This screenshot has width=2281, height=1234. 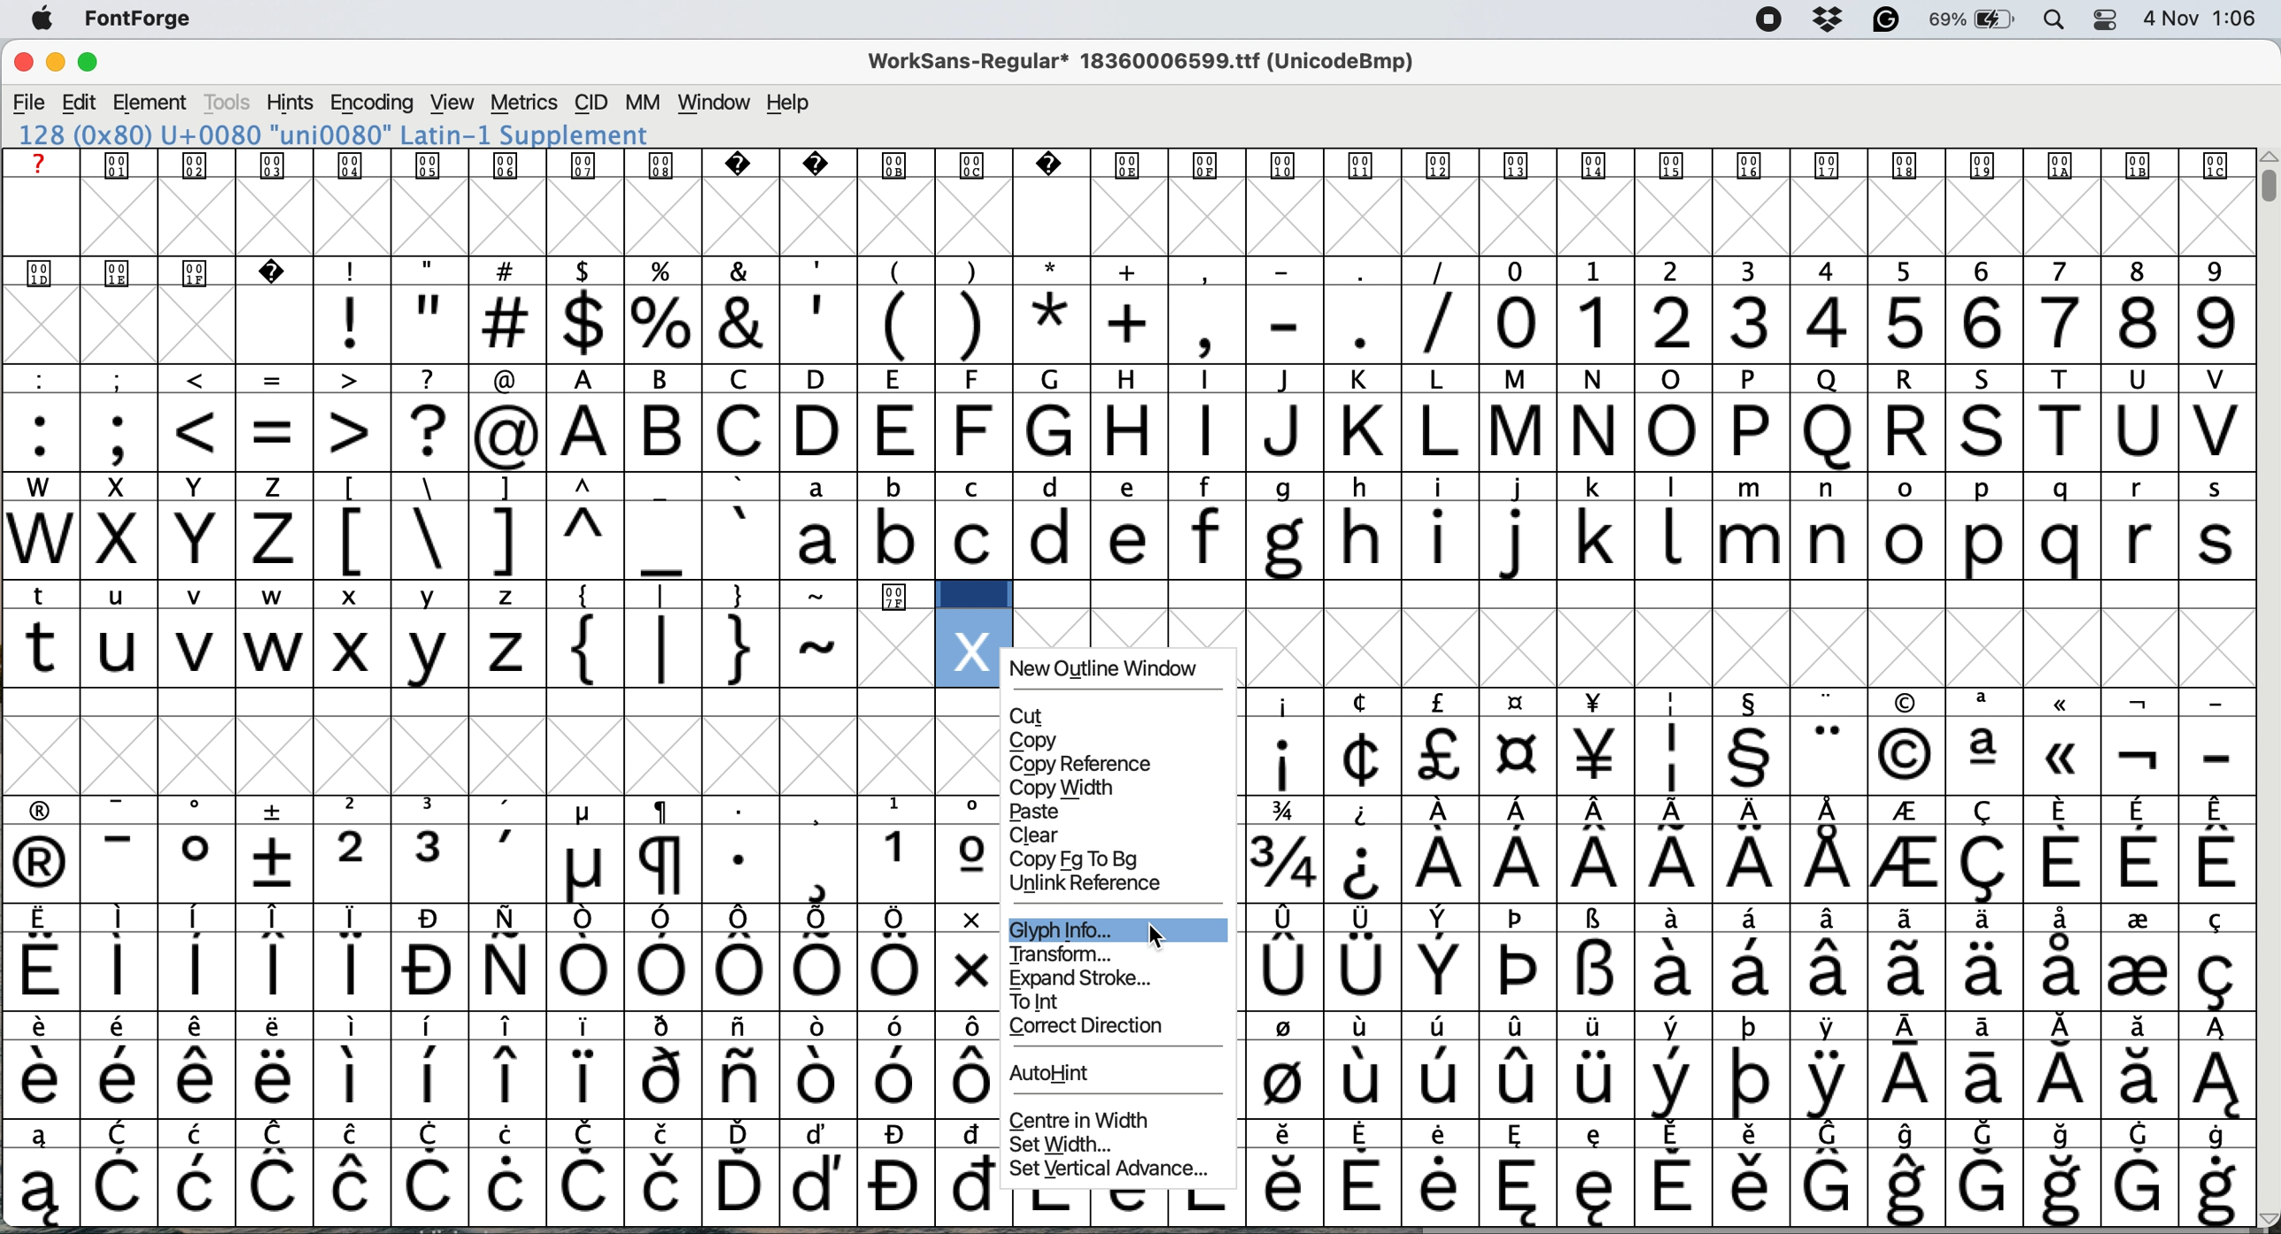 What do you see at coordinates (1161, 933) in the screenshot?
I see `cursor` at bounding box center [1161, 933].